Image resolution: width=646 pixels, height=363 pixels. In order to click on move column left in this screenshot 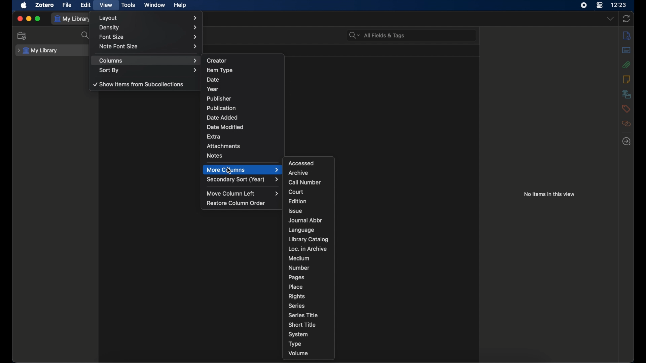, I will do `click(243, 194)`.